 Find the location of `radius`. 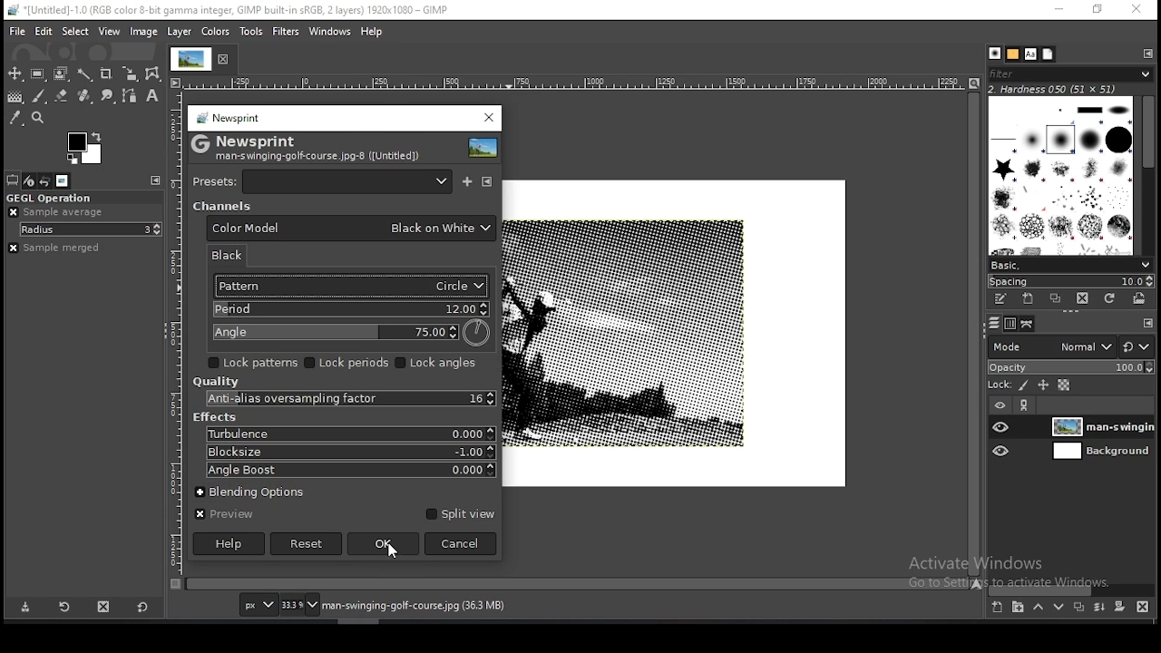

radius is located at coordinates (90, 229).